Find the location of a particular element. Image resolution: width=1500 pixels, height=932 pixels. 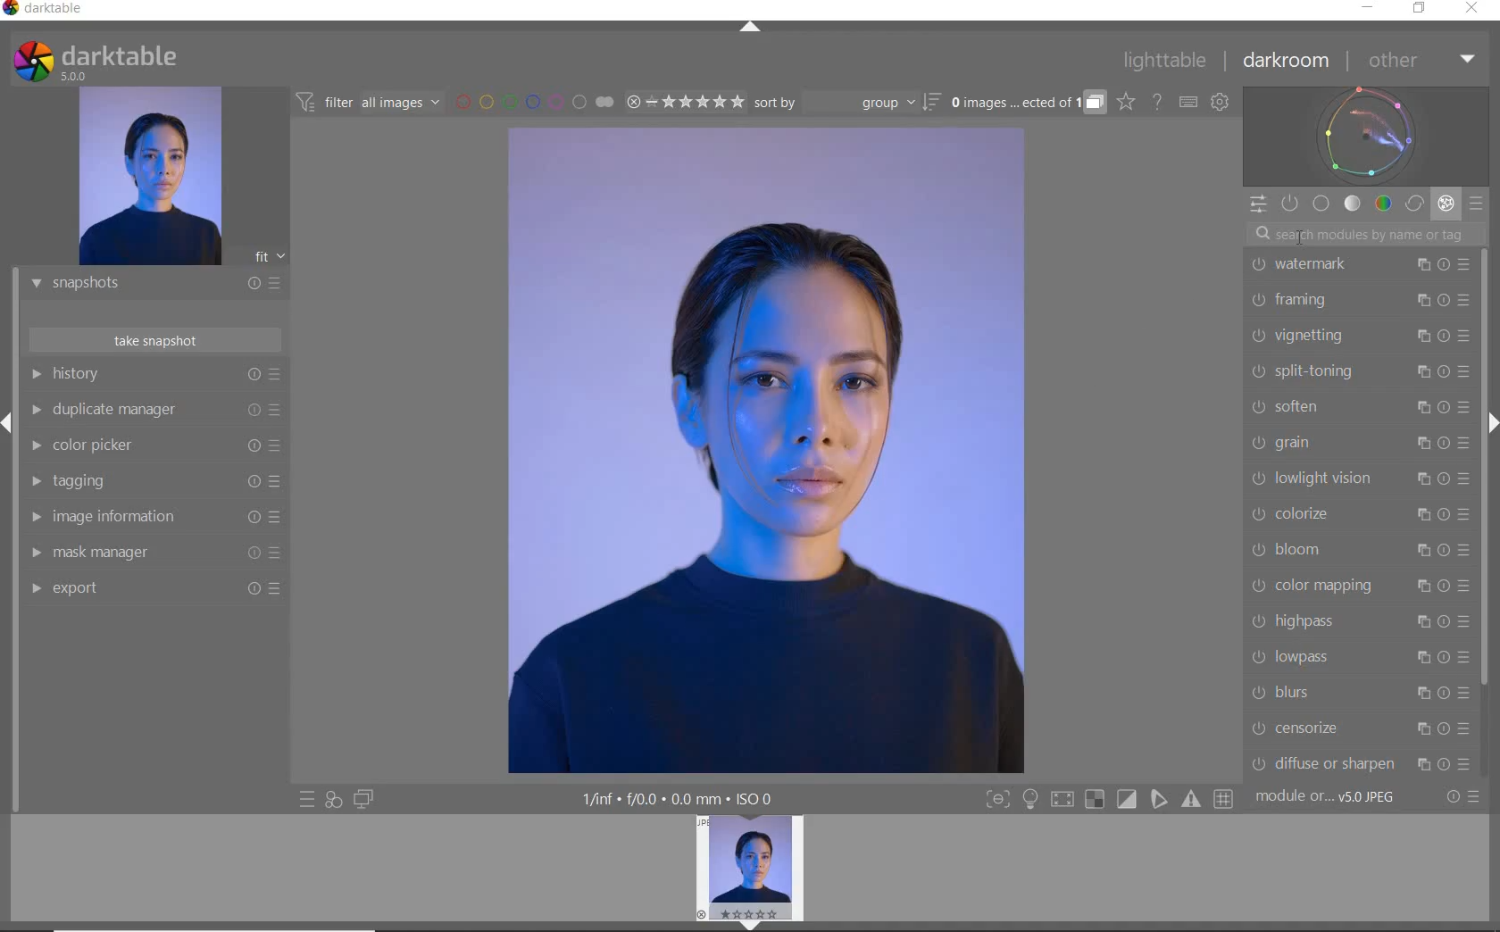

QUICK ACCESS FOR APPLYING ANY OF YOUR STYLES is located at coordinates (332, 799).